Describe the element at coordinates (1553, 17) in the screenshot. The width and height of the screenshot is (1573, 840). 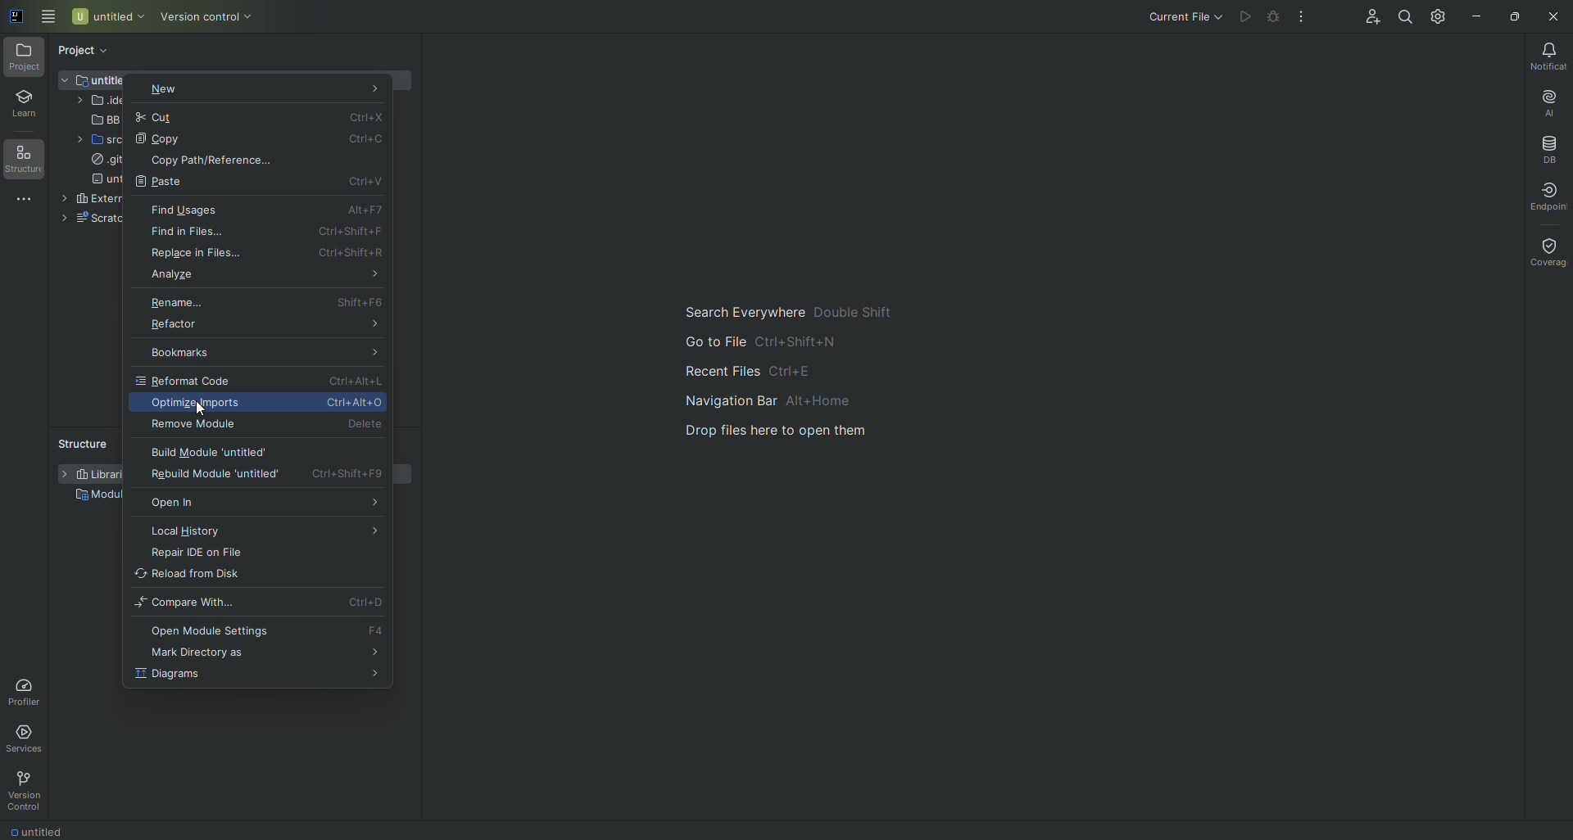
I see `Close` at that location.